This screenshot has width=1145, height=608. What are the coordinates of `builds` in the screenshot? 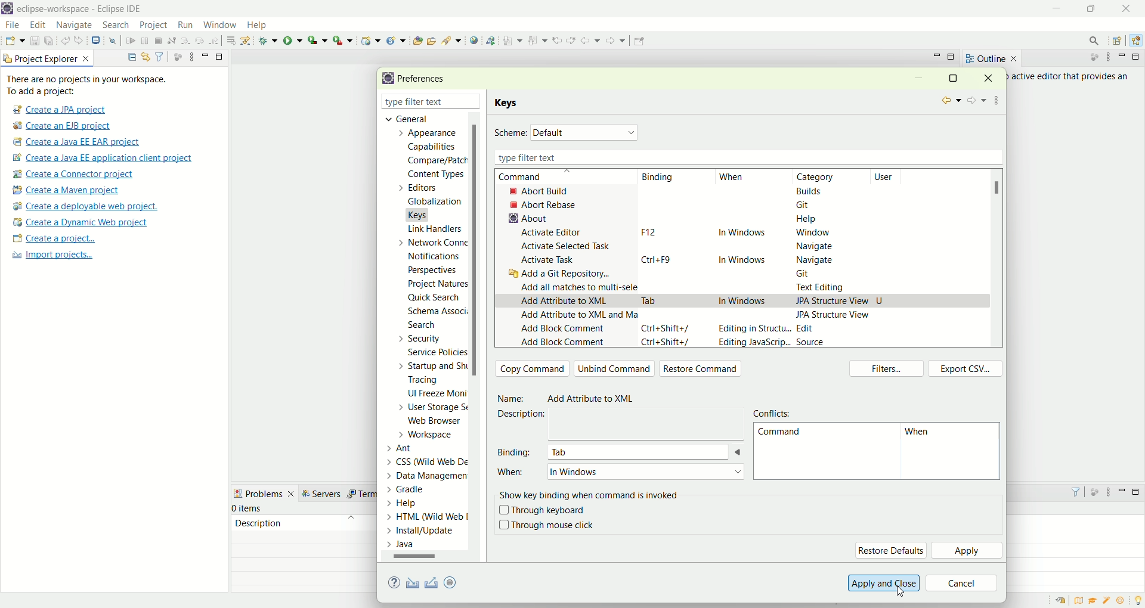 It's located at (810, 191).